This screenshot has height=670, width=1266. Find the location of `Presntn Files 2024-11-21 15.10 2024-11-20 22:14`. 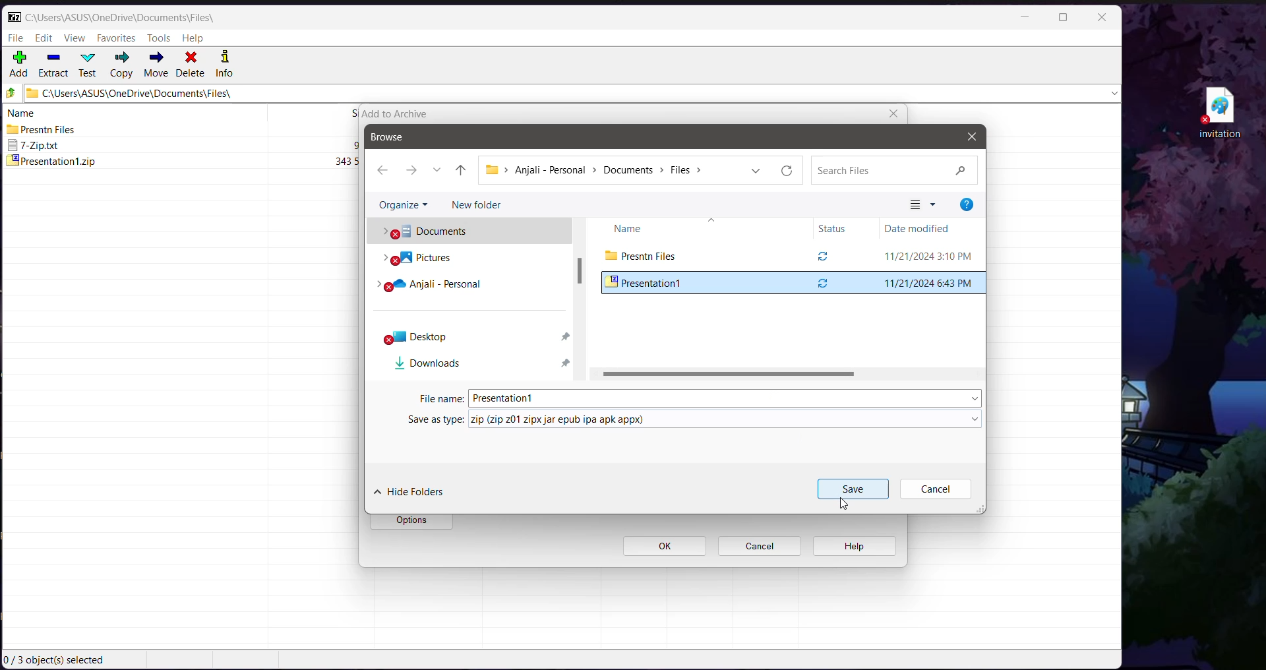

Presntn Files 2024-11-21 15.10 2024-11-20 22:14 is located at coordinates (182, 129).